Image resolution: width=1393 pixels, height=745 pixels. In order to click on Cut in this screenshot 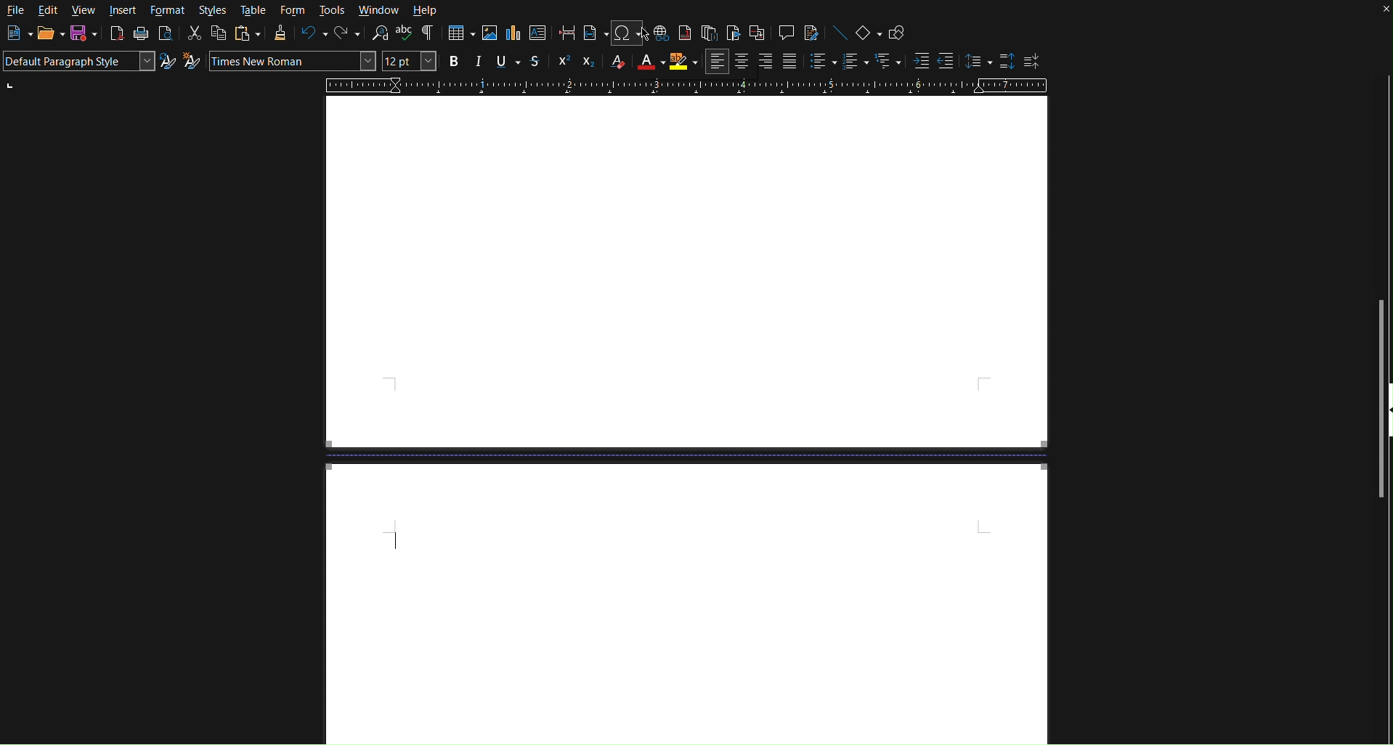, I will do `click(195, 33)`.